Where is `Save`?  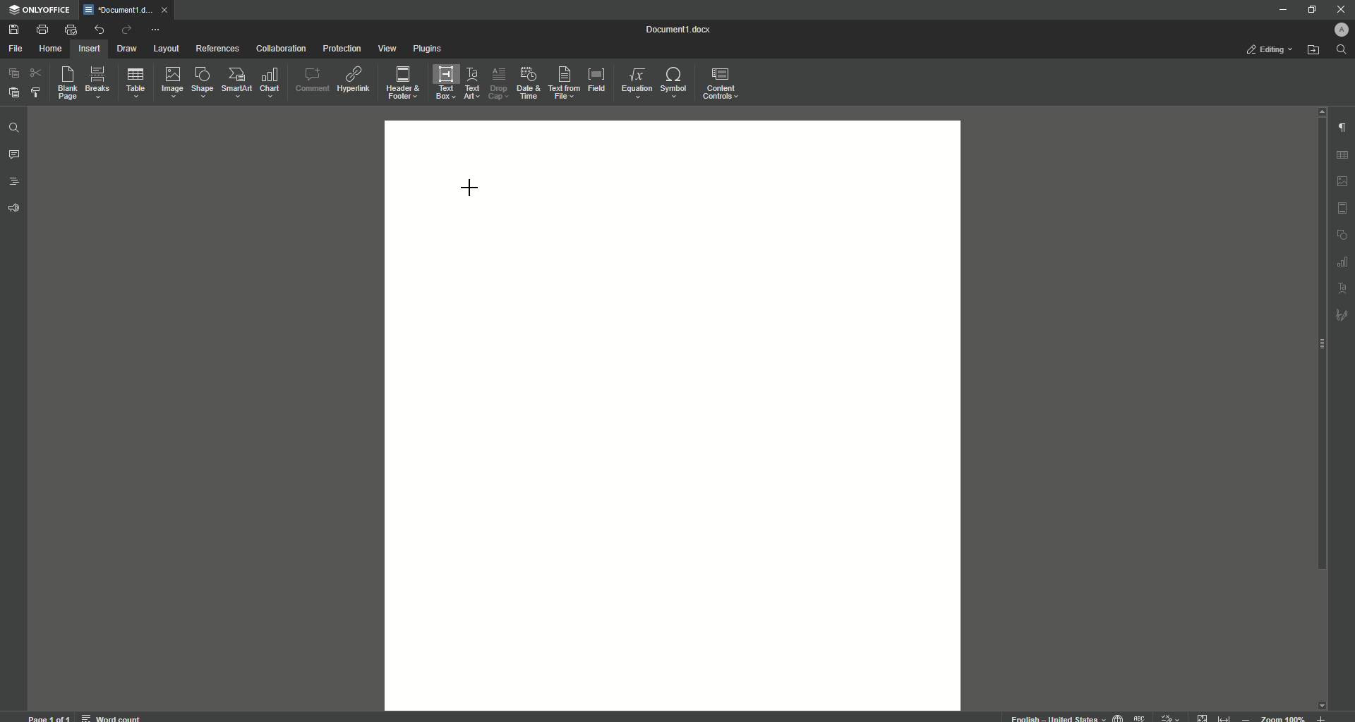 Save is located at coordinates (16, 30).